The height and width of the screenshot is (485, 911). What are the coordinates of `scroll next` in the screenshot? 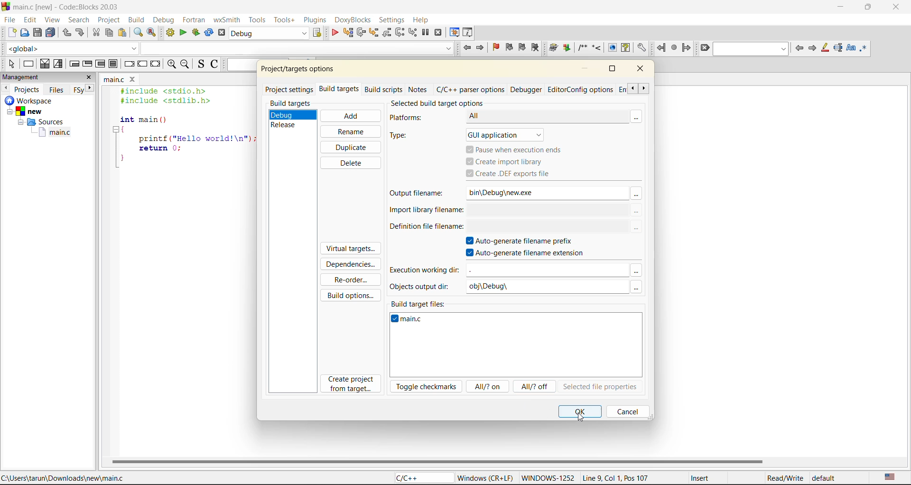 It's located at (645, 88).